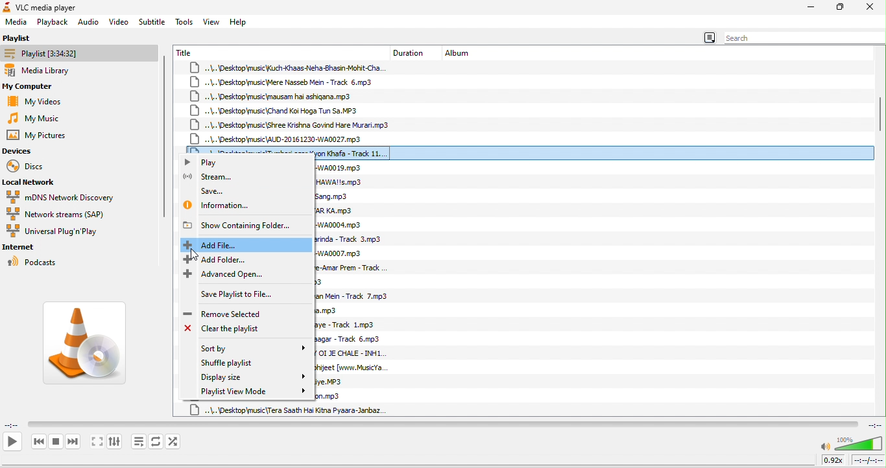  What do you see at coordinates (61, 196) in the screenshot?
I see `mdns network discovery` at bounding box center [61, 196].